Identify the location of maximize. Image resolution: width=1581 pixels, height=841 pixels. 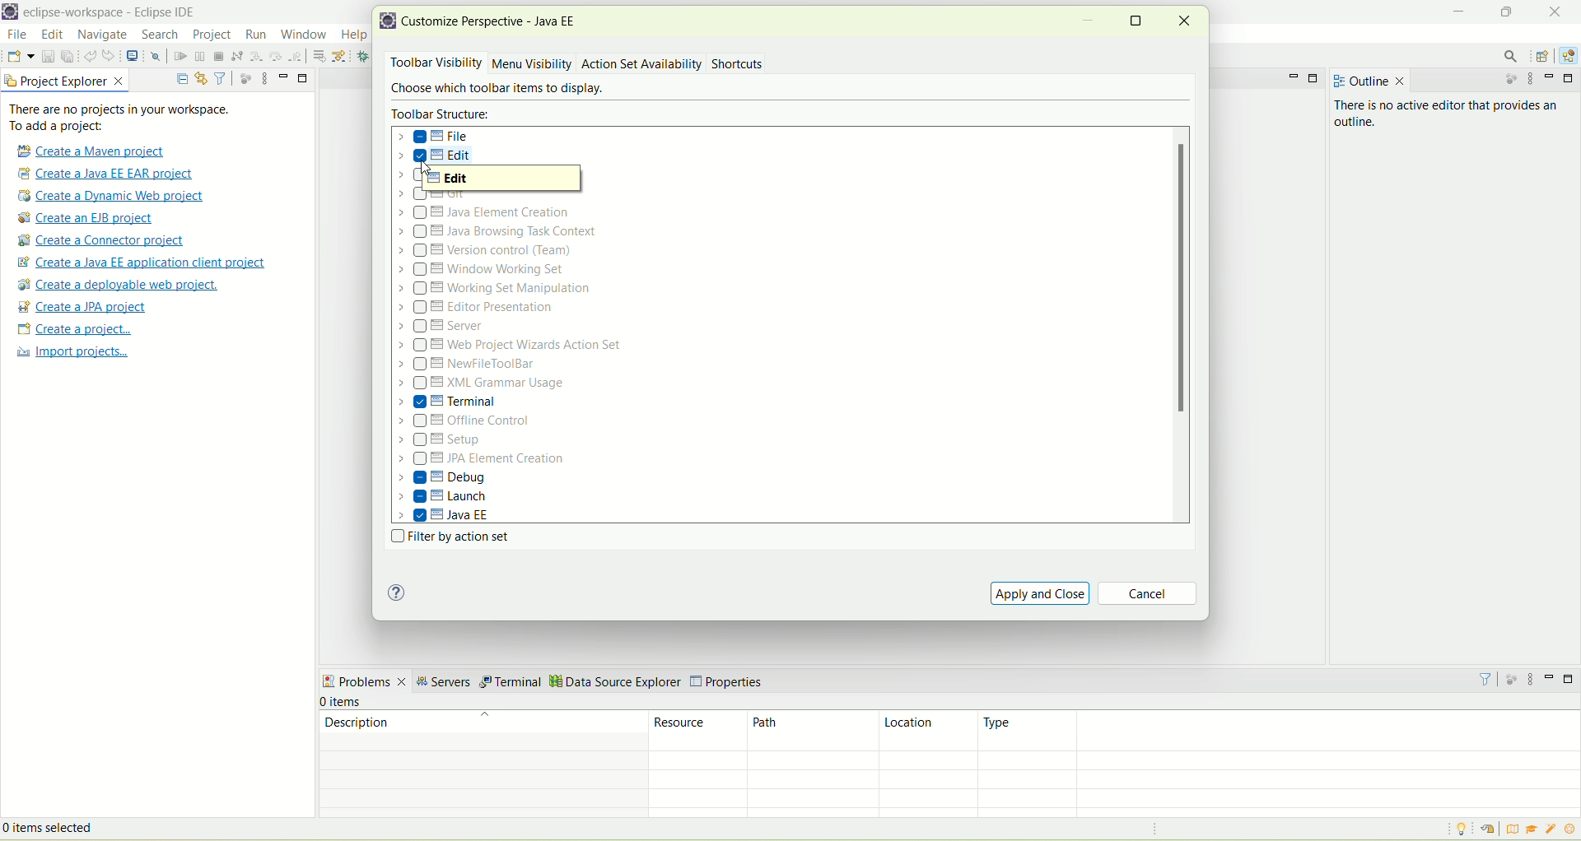
(1504, 10).